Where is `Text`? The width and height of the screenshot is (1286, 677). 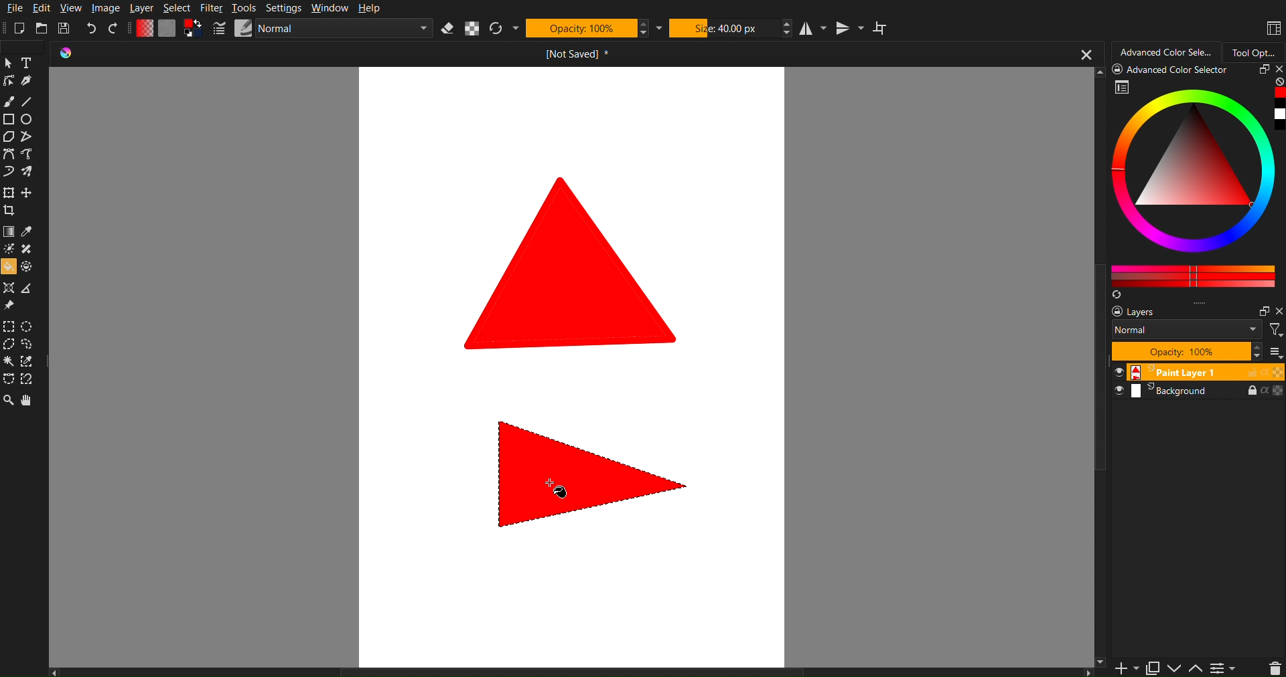
Text is located at coordinates (28, 62).